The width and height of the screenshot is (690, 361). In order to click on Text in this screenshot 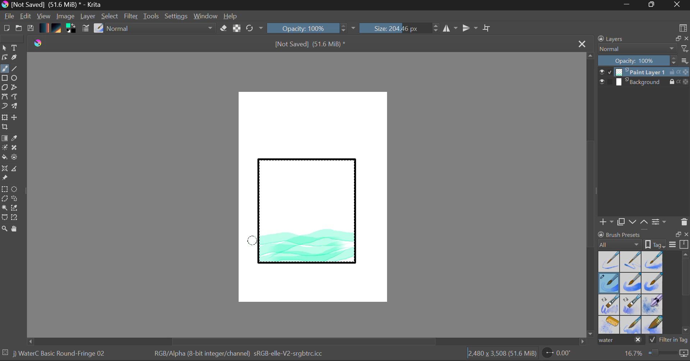, I will do `click(15, 47)`.